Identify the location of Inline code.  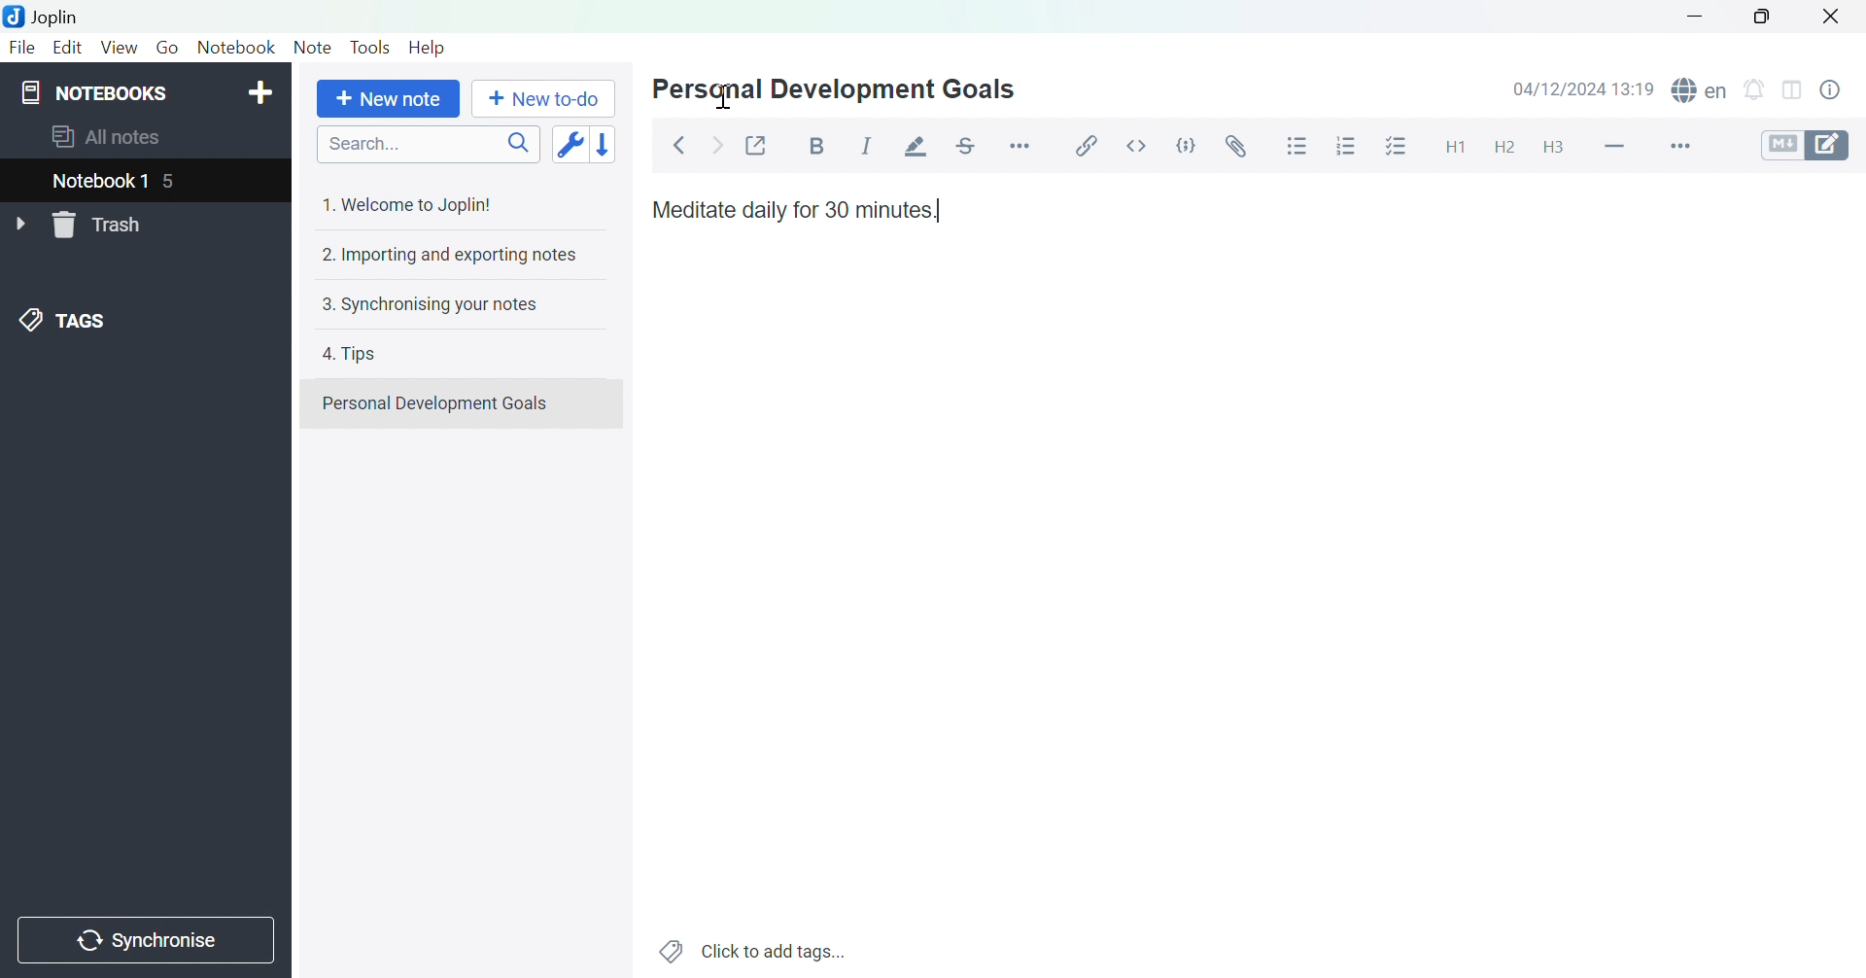
(1134, 148).